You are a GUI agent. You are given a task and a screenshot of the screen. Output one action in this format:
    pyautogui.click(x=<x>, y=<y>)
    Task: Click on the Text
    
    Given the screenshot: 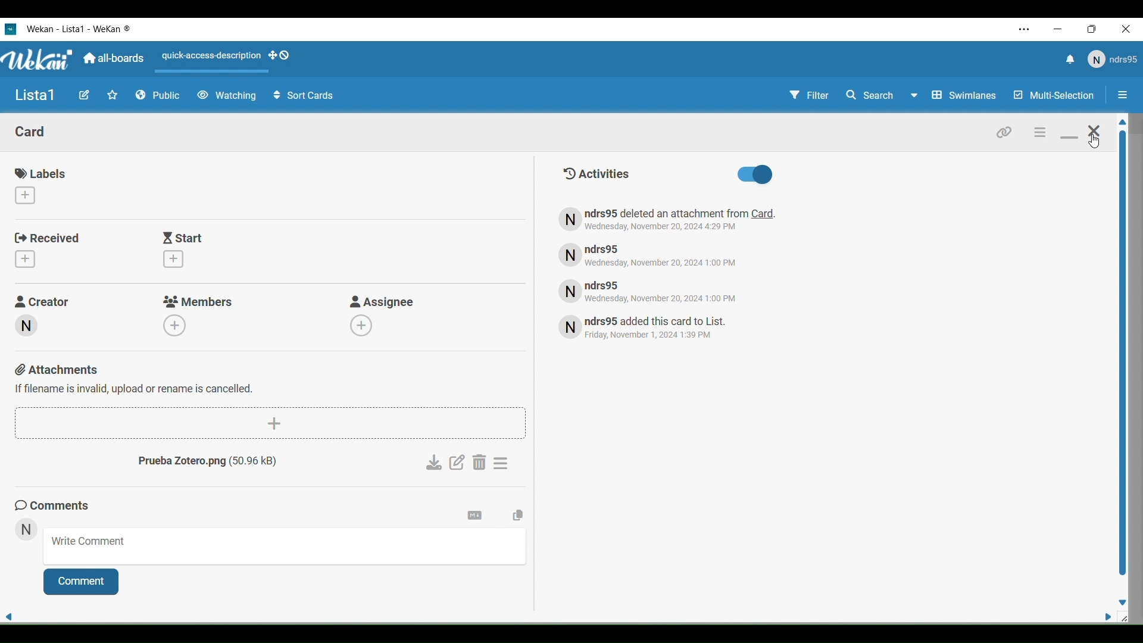 What is the action you would take?
    pyautogui.click(x=595, y=173)
    